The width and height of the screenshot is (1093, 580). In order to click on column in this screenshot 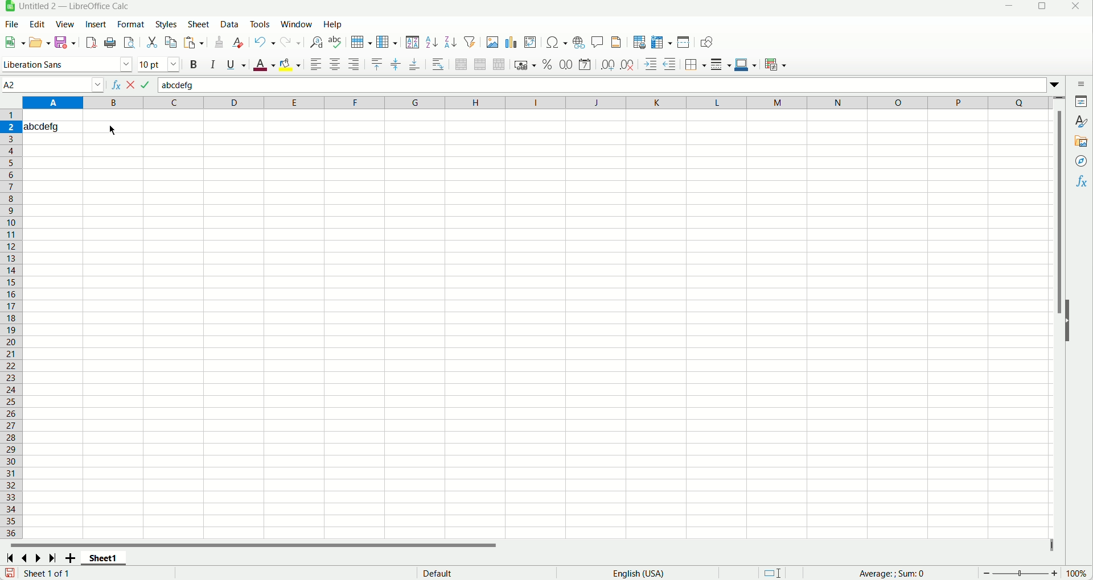, I will do `click(537, 102)`.